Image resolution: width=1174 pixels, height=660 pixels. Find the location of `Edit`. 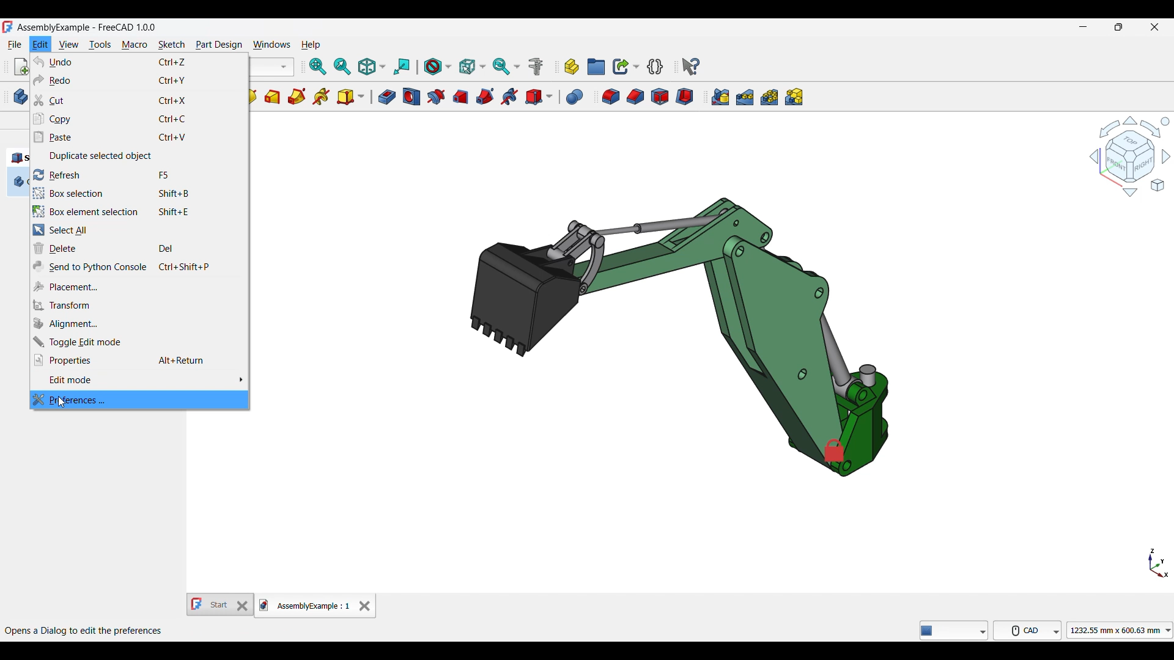

Edit is located at coordinates (41, 44).